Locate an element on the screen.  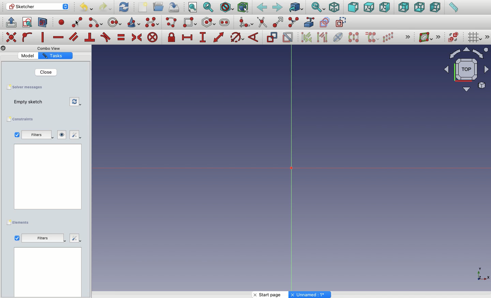
arc is located at coordinates (96, 23).